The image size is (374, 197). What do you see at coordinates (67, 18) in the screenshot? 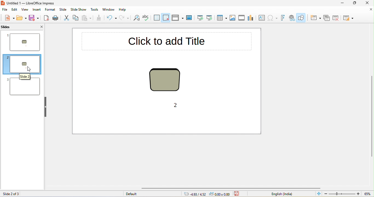
I see `cut` at bounding box center [67, 18].